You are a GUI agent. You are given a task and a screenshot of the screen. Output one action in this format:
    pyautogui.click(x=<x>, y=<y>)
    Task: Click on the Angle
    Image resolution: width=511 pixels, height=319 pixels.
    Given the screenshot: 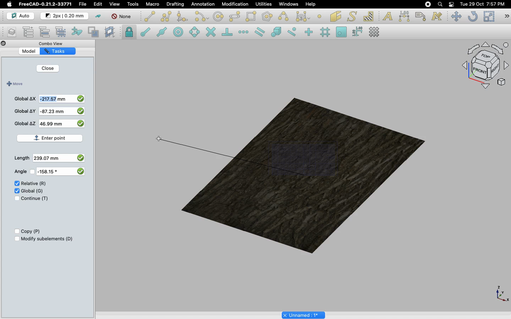 What is the action you would take?
    pyautogui.click(x=19, y=172)
    